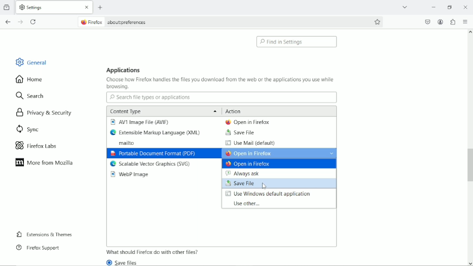 The image size is (473, 266). Describe the element at coordinates (378, 22) in the screenshot. I see `Bookmark this page` at that location.